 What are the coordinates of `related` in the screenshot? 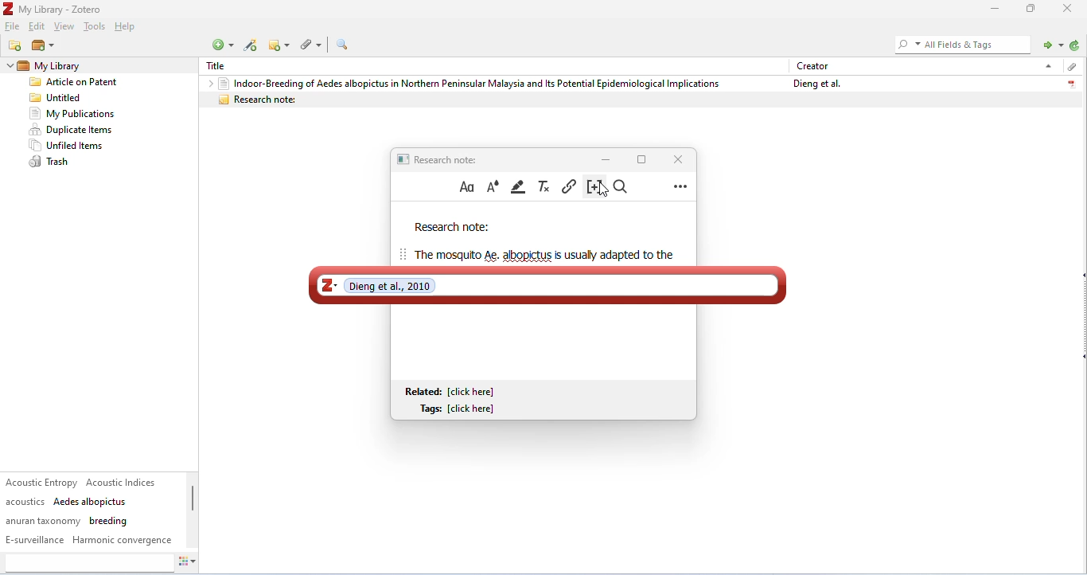 It's located at (453, 391).